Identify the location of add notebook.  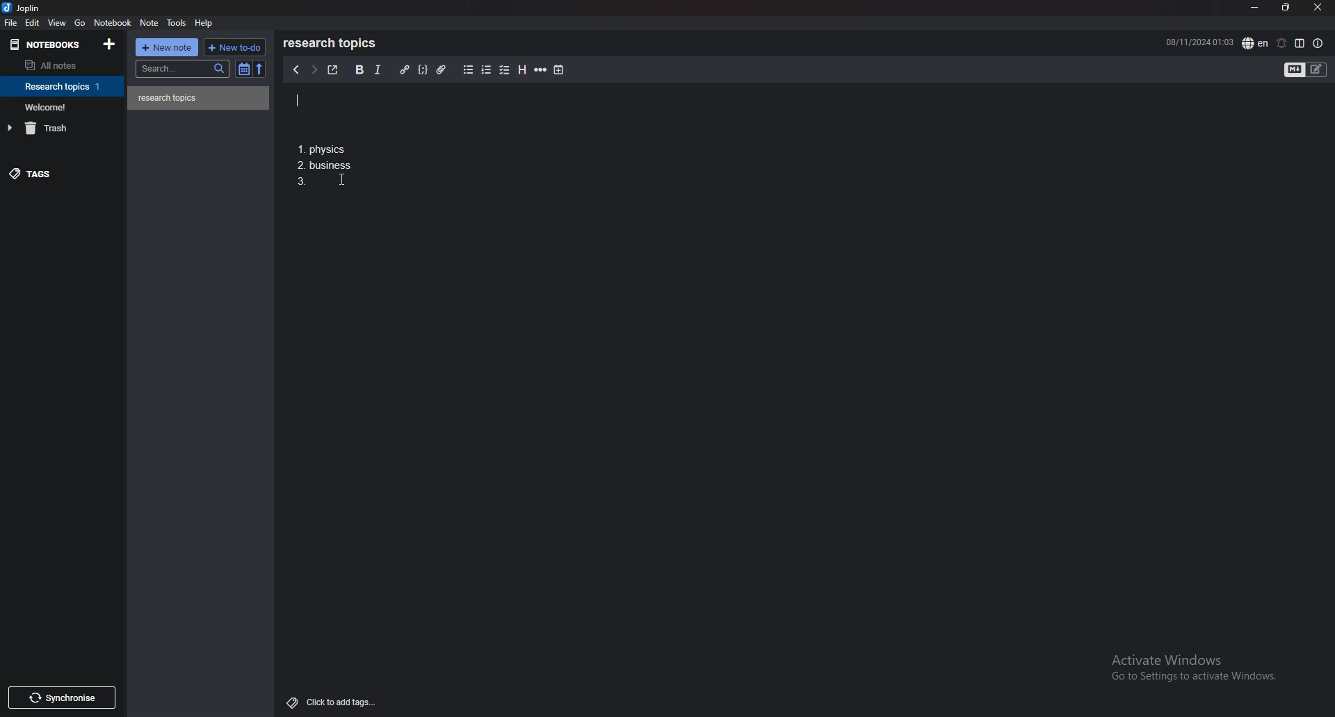
(108, 44).